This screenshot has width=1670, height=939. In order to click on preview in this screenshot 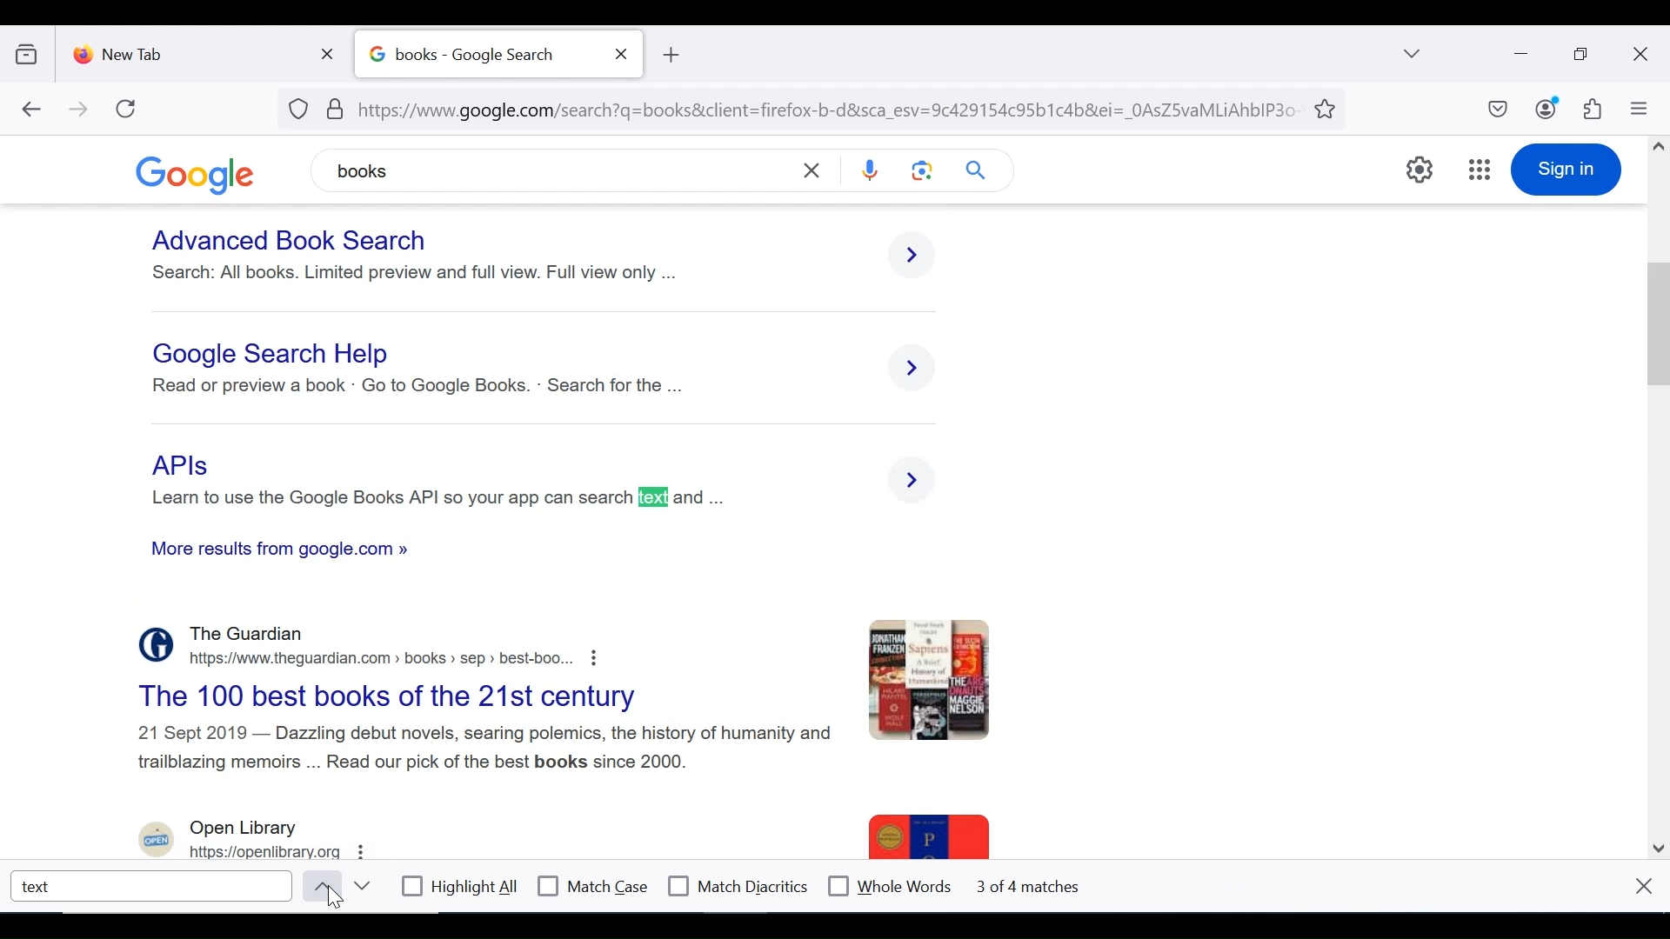, I will do `click(933, 680)`.